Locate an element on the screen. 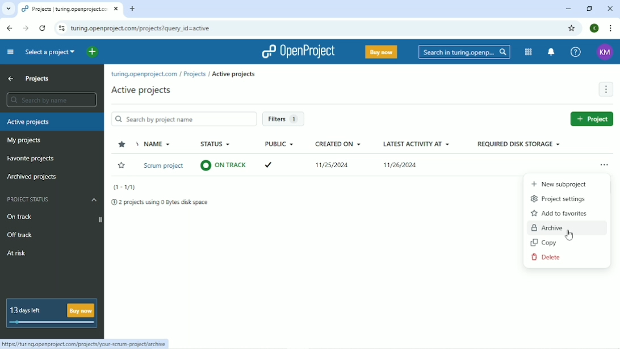 The width and height of the screenshot is (620, 349). Back is located at coordinates (10, 28).